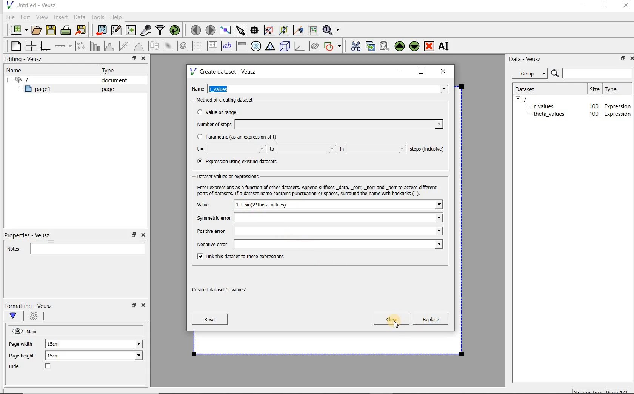 The height and width of the screenshot is (394, 634). What do you see at coordinates (58, 356) in the screenshot?
I see `15cm` at bounding box center [58, 356].